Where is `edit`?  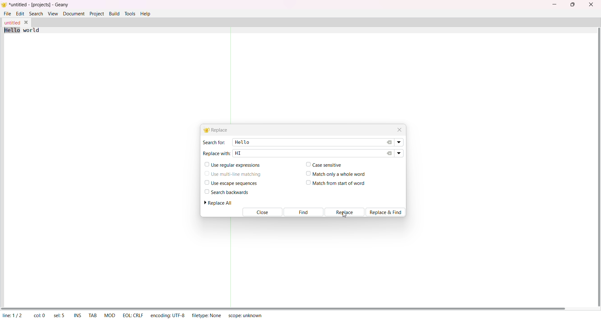
edit is located at coordinates (20, 13).